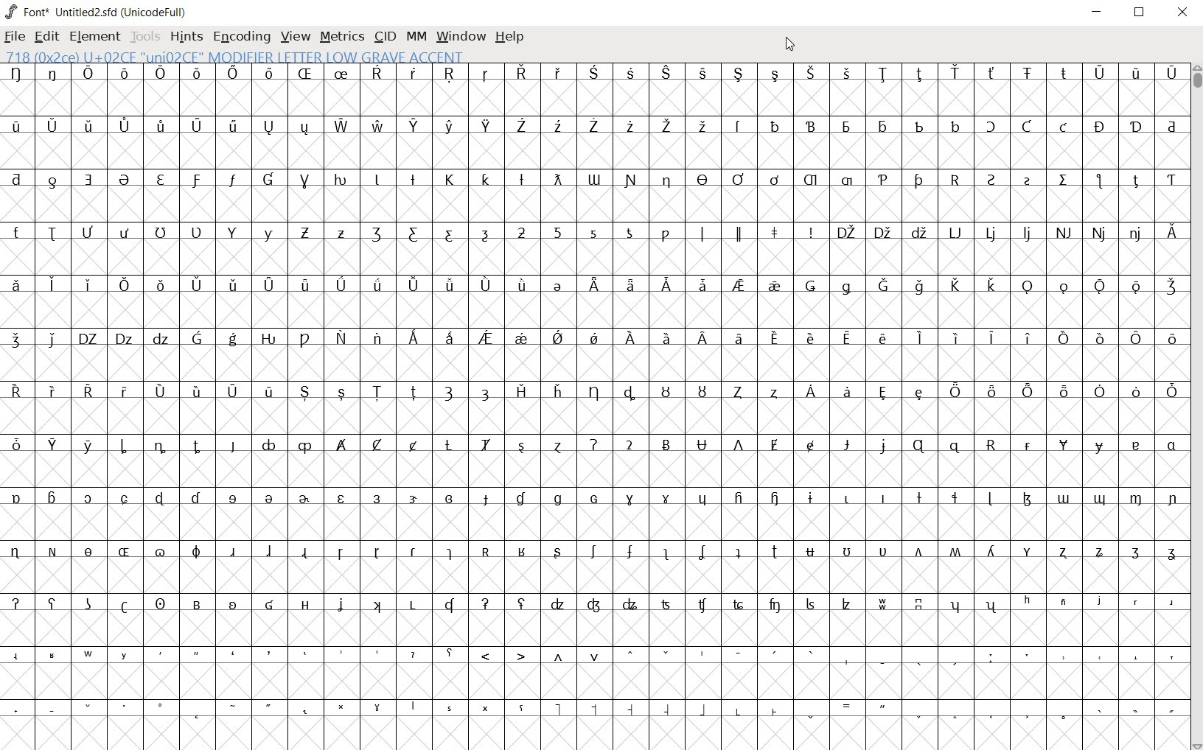  I want to click on edit, so click(45, 35).